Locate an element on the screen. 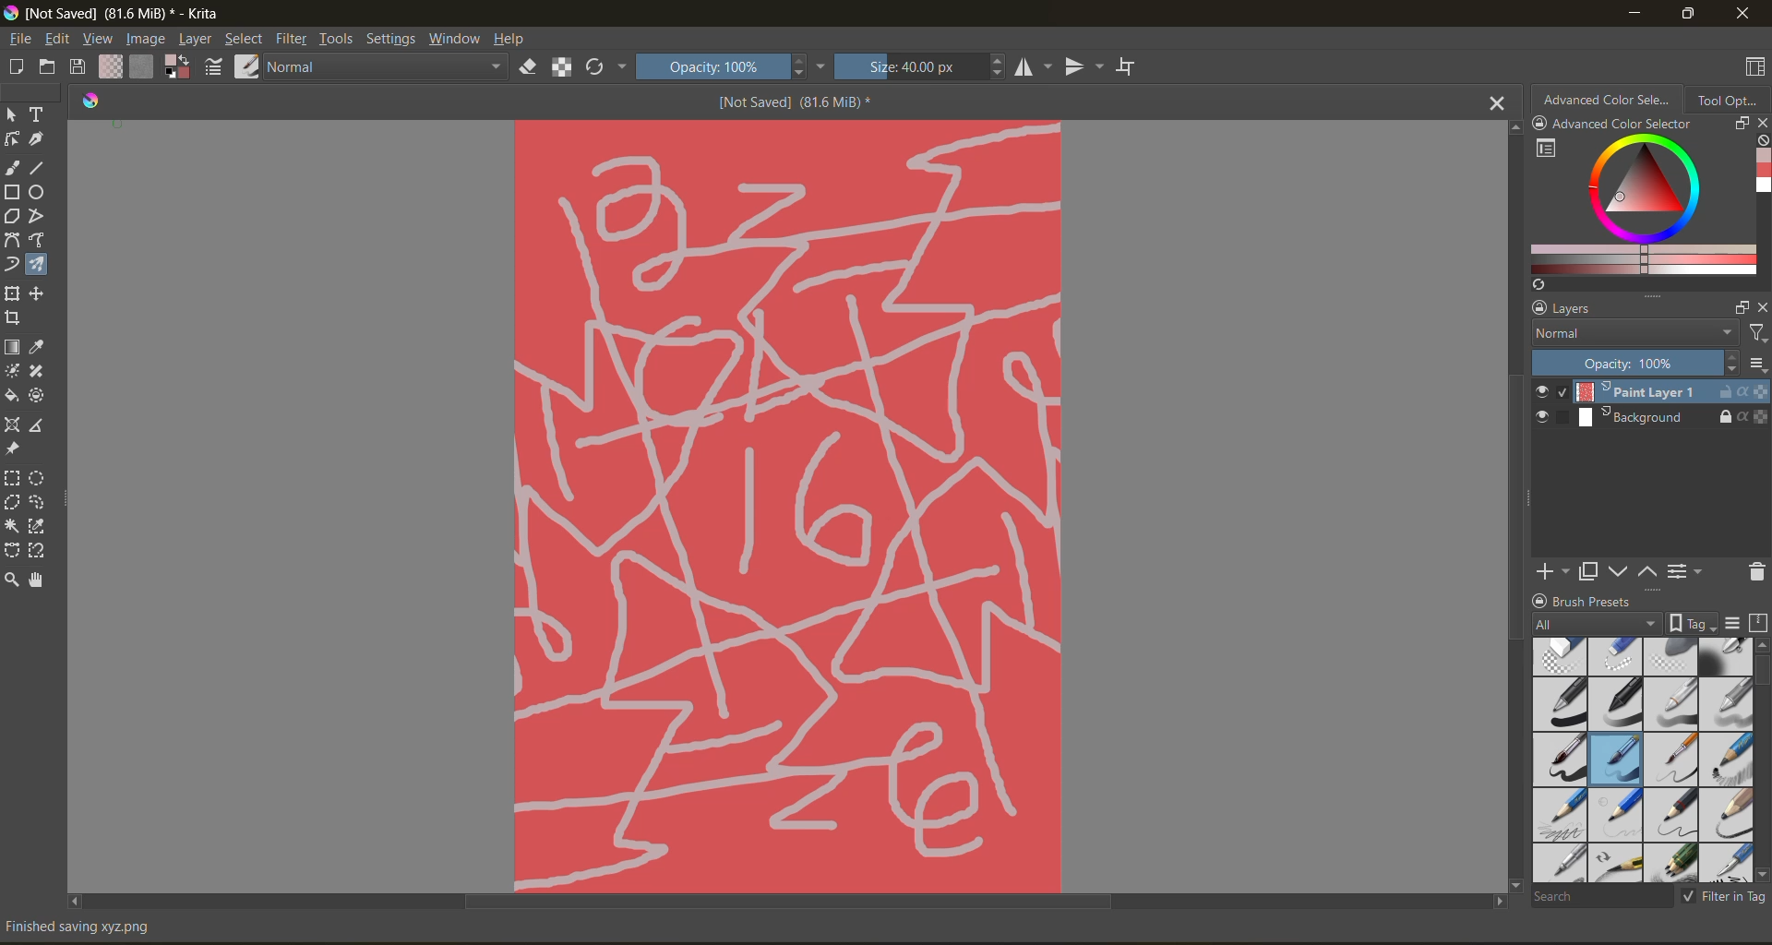 The image size is (1772, 945). Software logo is located at coordinates (90, 99).